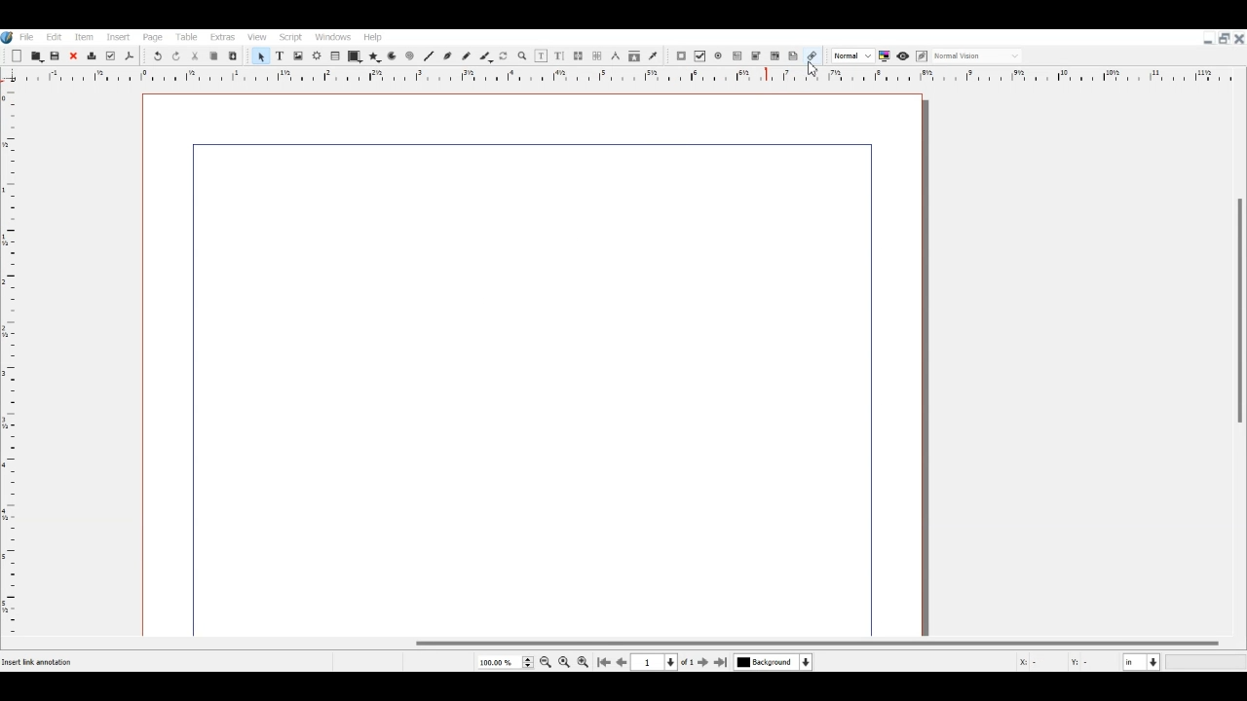  I want to click on Horizontal Scroll bar, so click(623, 644).